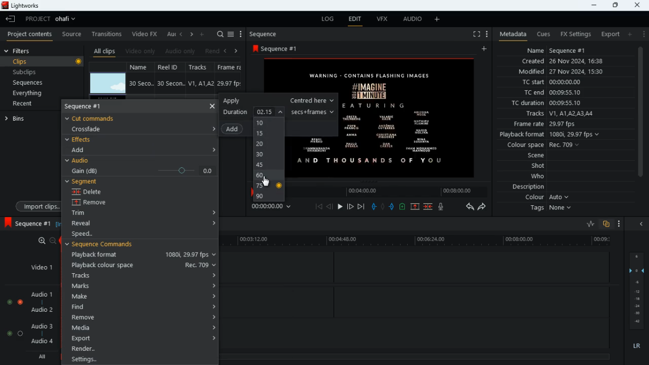  What do you see at coordinates (640, 117) in the screenshot?
I see `scroll` at bounding box center [640, 117].